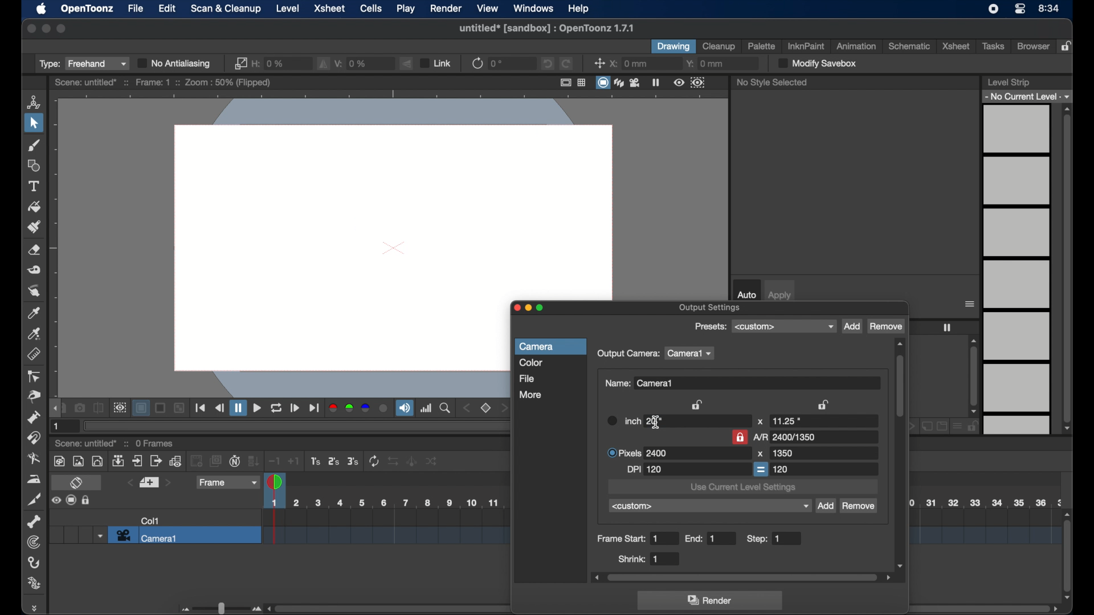 The height and width of the screenshot is (615, 1094). What do you see at coordinates (219, 408) in the screenshot?
I see `` at bounding box center [219, 408].